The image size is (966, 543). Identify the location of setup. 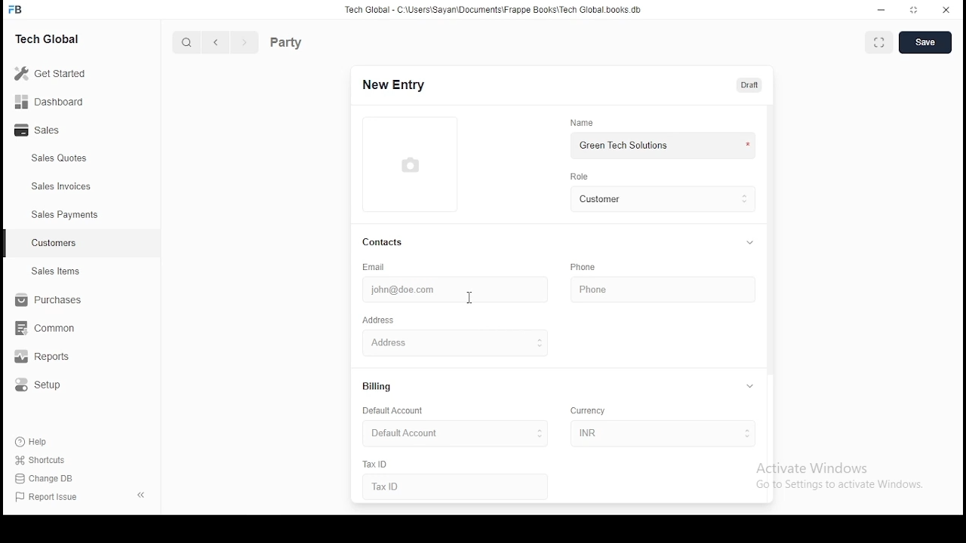
(44, 387).